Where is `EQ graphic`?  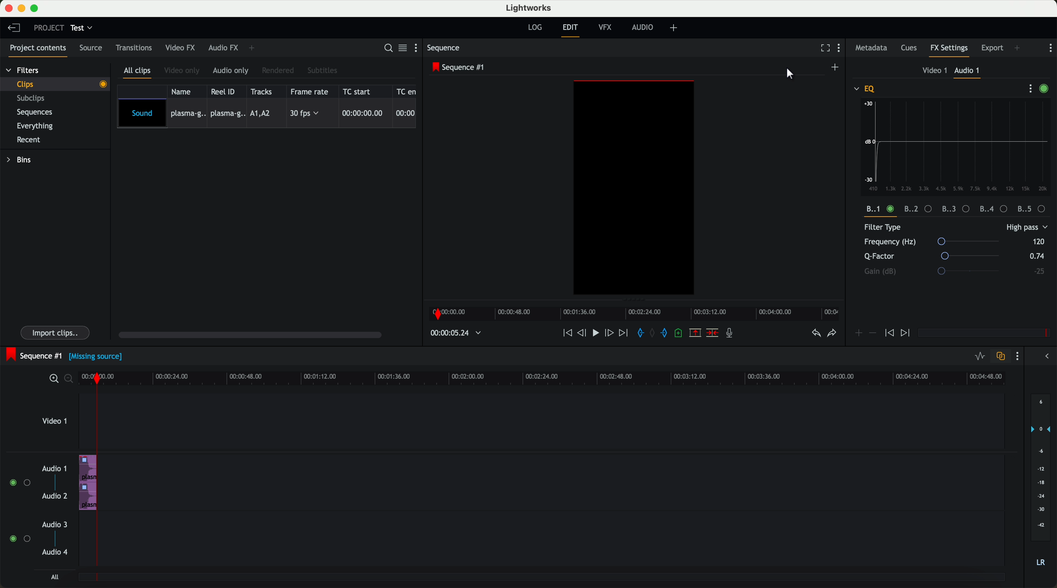 EQ graphic is located at coordinates (957, 147).